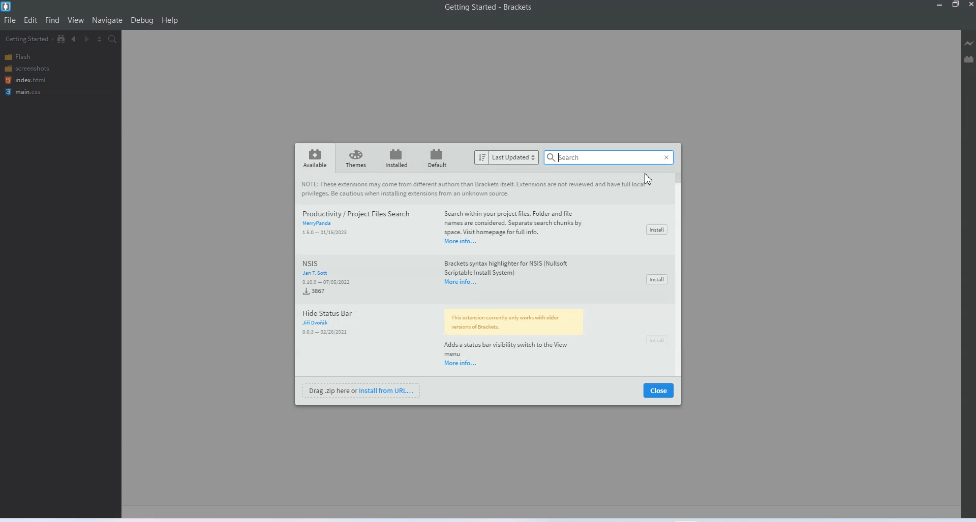  I want to click on Author, so click(324, 224).